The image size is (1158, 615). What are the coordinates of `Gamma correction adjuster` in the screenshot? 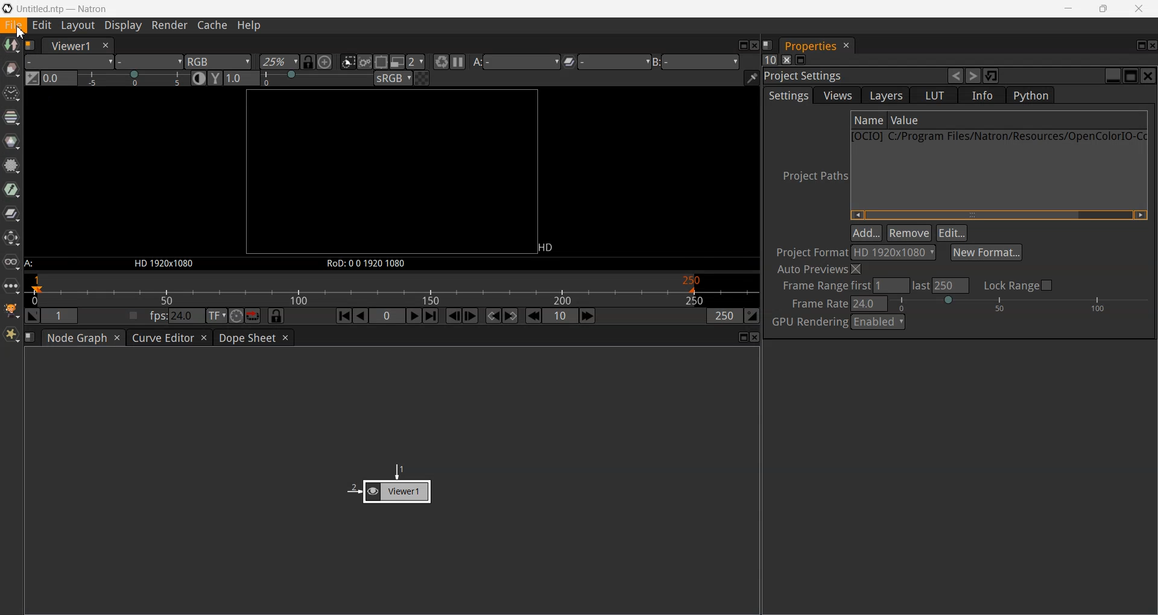 It's located at (318, 78).